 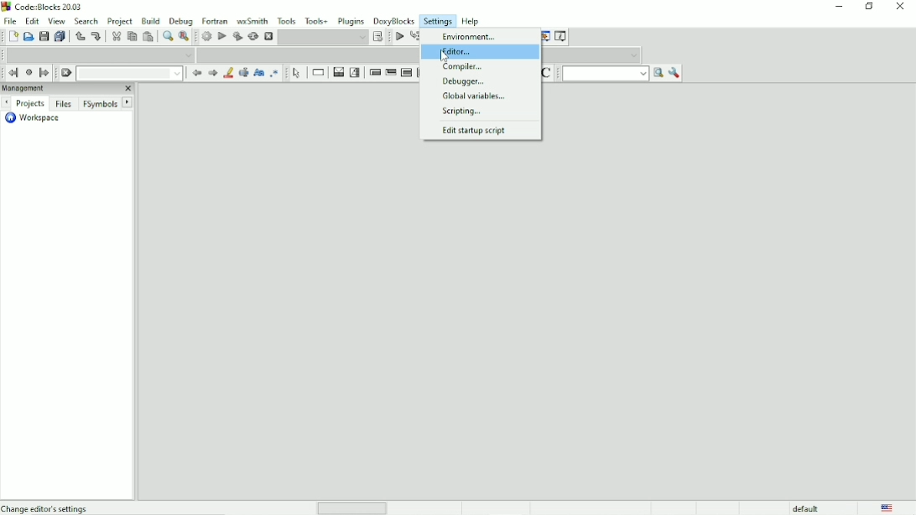 What do you see at coordinates (186, 55) in the screenshot?
I see `Drop down` at bounding box center [186, 55].